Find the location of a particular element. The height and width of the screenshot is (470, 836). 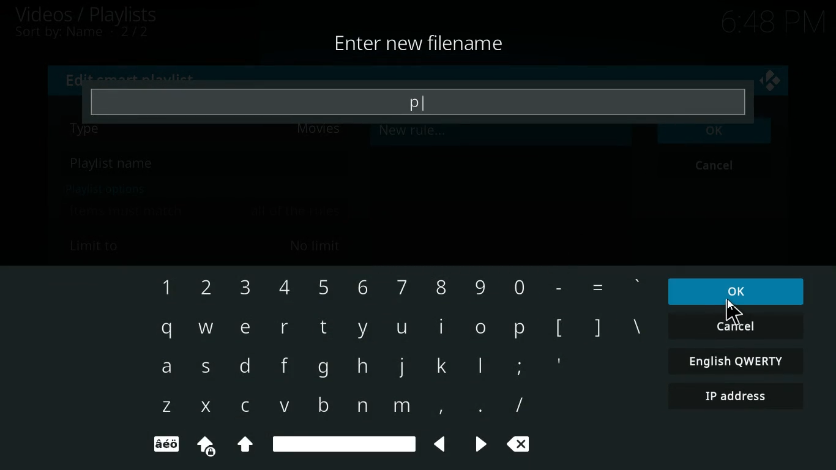

= is located at coordinates (597, 288).